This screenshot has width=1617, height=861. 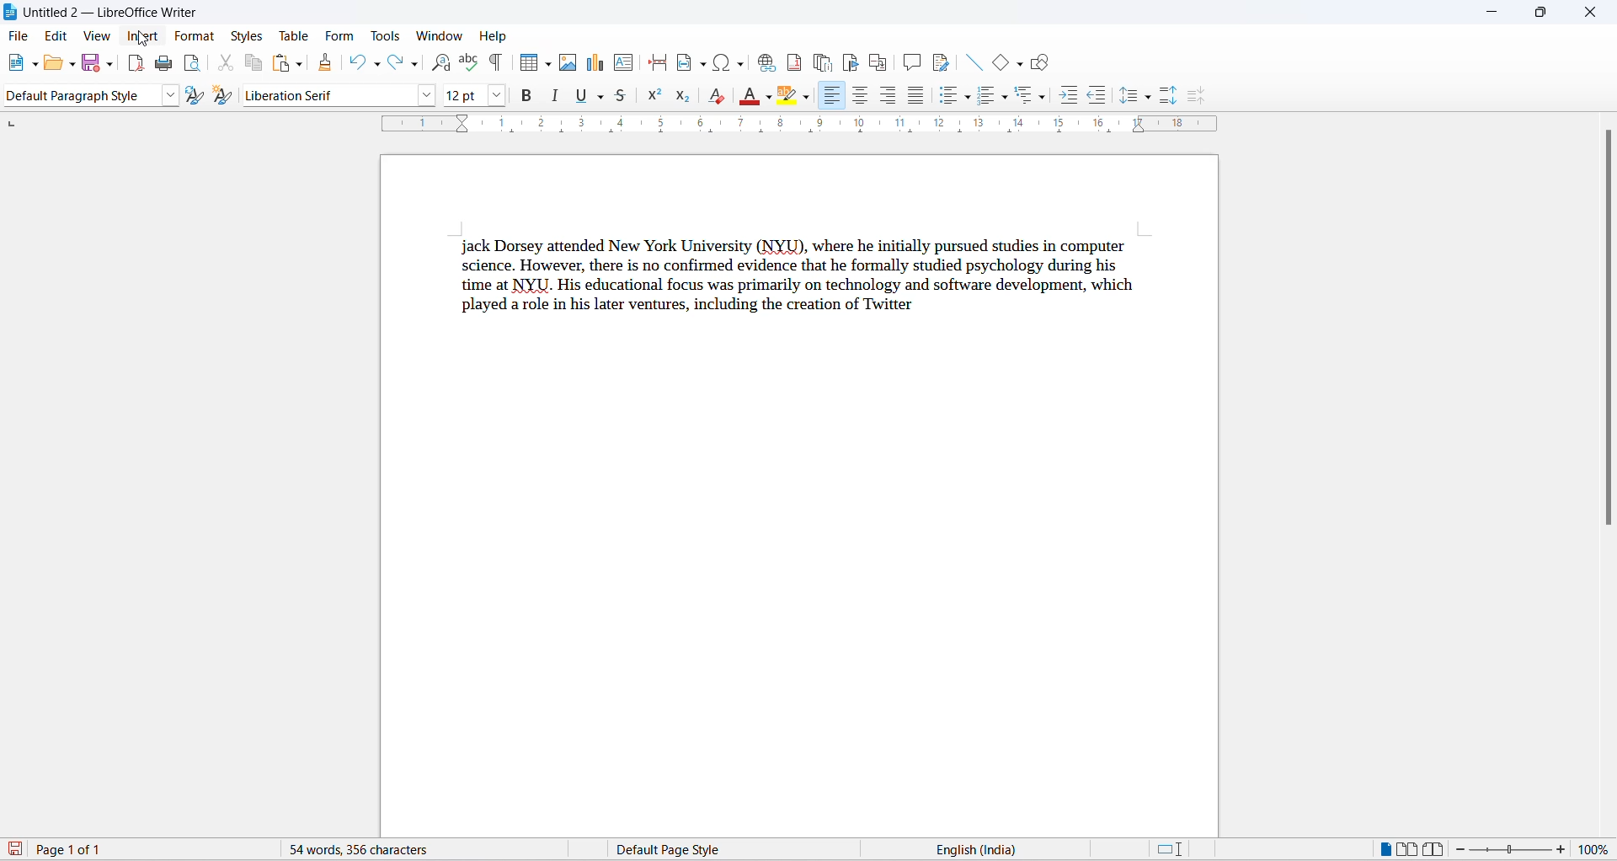 I want to click on decrease paragraph spacing, so click(x=1197, y=96).